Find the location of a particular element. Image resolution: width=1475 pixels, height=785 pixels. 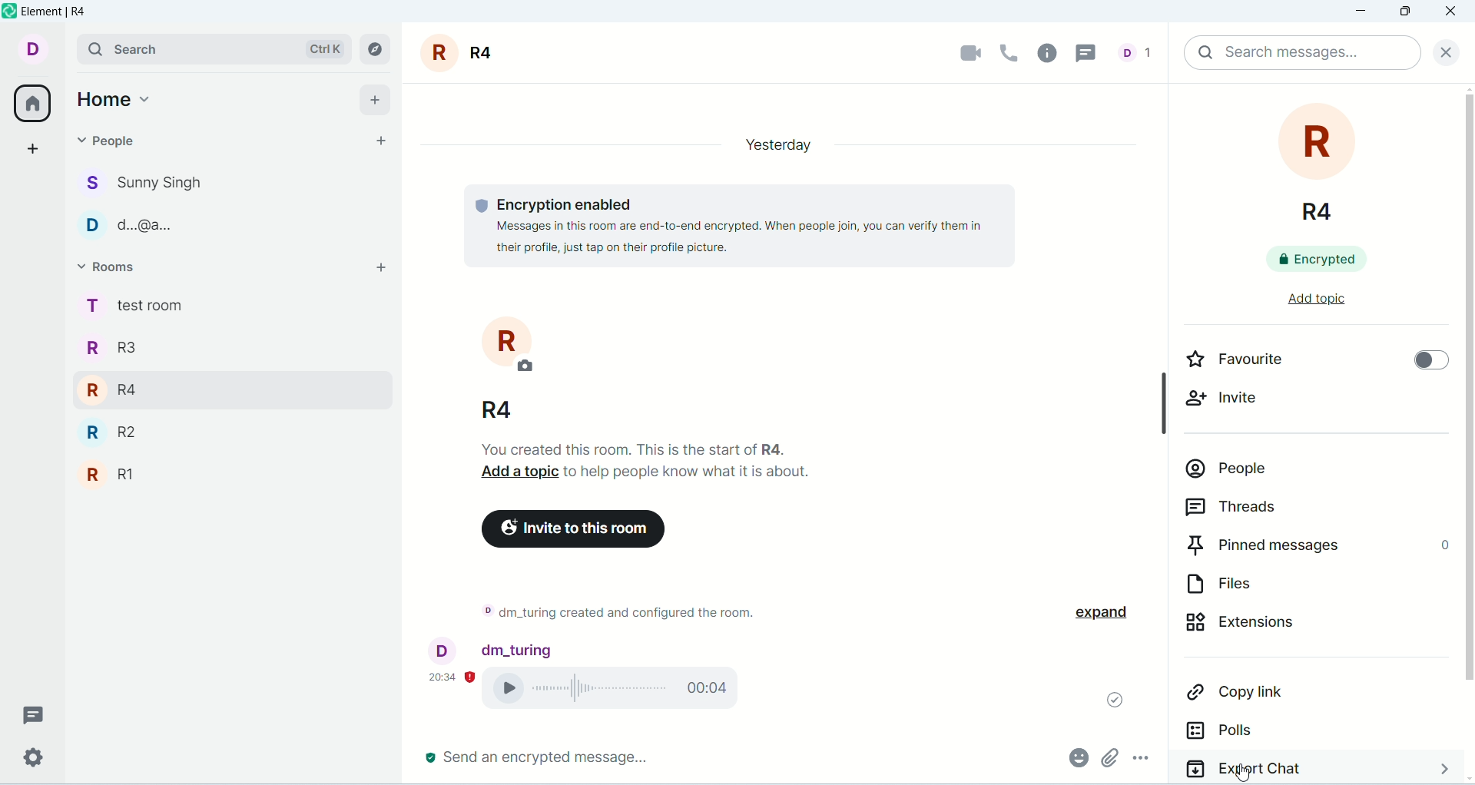

vertical scroll bar is located at coordinates (1466, 433).